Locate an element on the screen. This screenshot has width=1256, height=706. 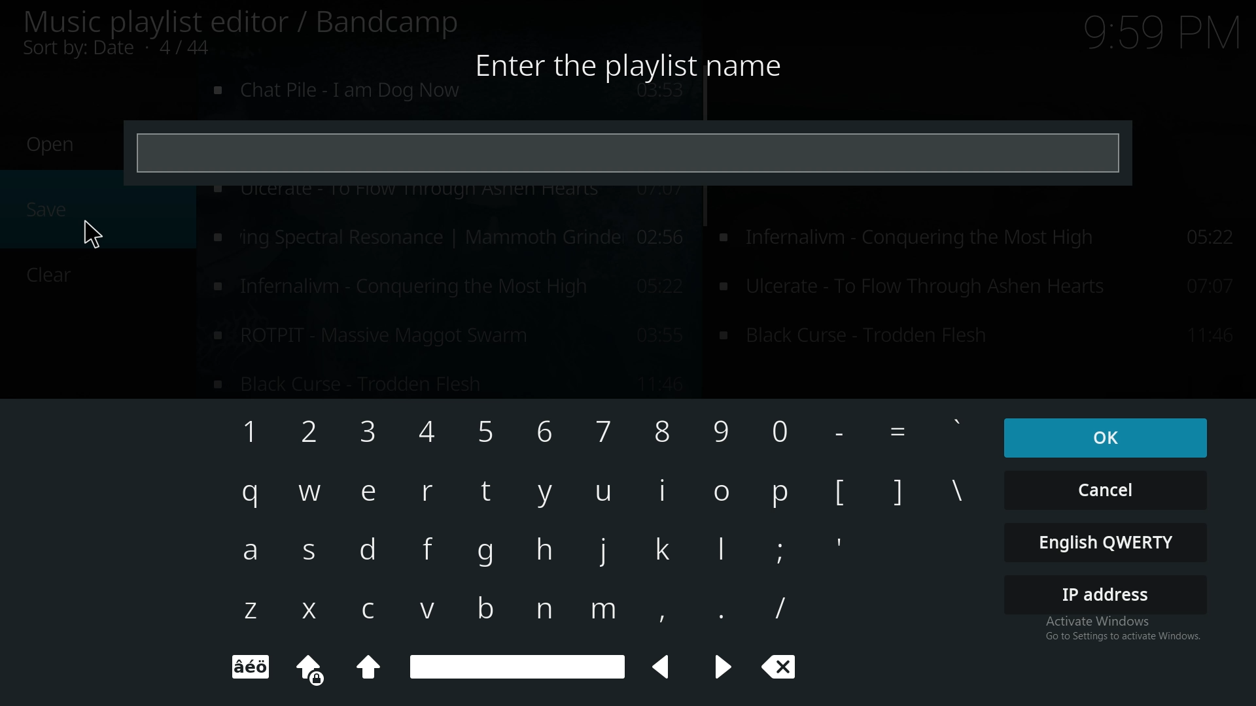
keyboard input is located at coordinates (662, 494).